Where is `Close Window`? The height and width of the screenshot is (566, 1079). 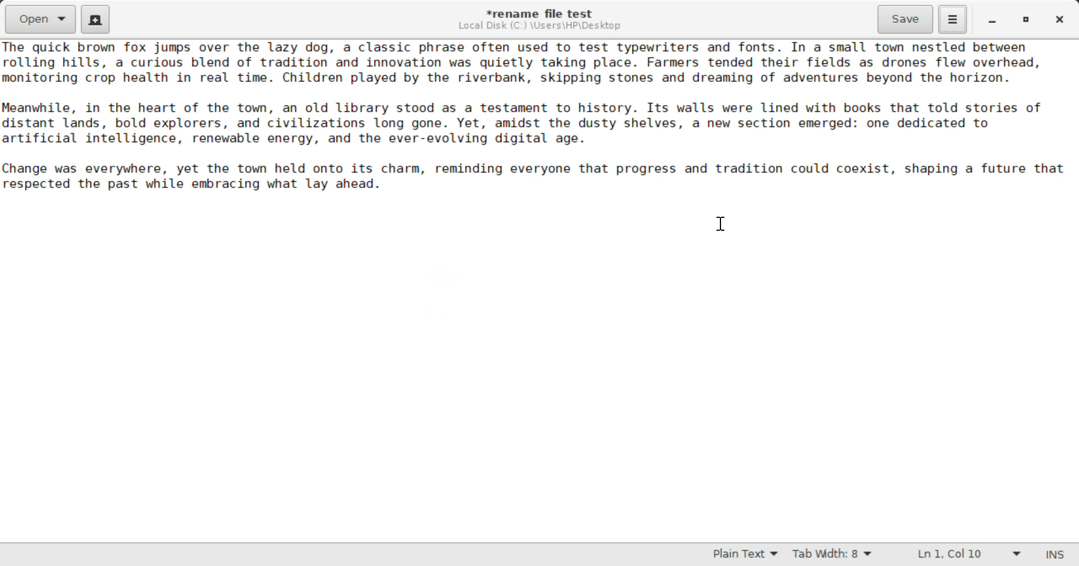
Close Window is located at coordinates (1058, 19).